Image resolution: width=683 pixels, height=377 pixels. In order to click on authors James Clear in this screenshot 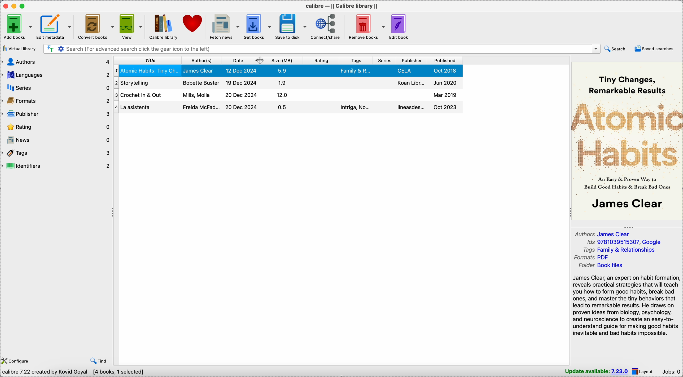, I will do `click(603, 233)`.